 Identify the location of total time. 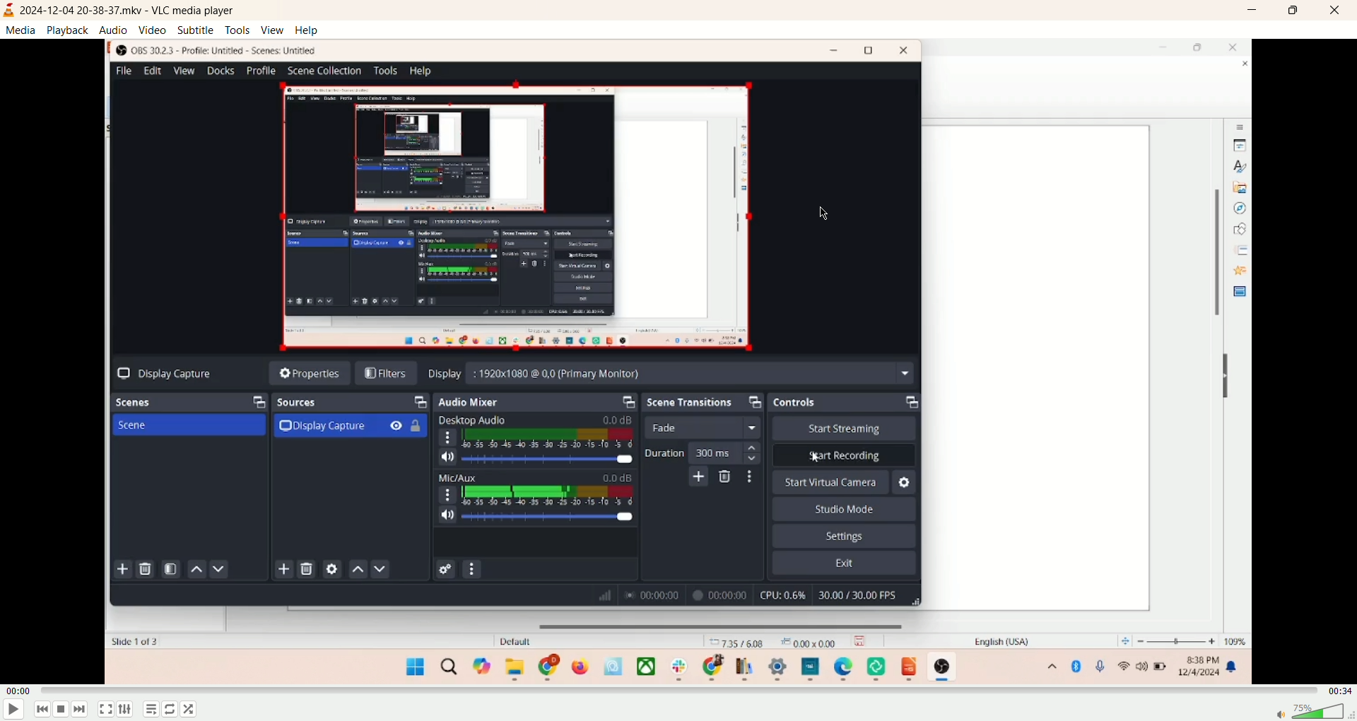
(1341, 690).